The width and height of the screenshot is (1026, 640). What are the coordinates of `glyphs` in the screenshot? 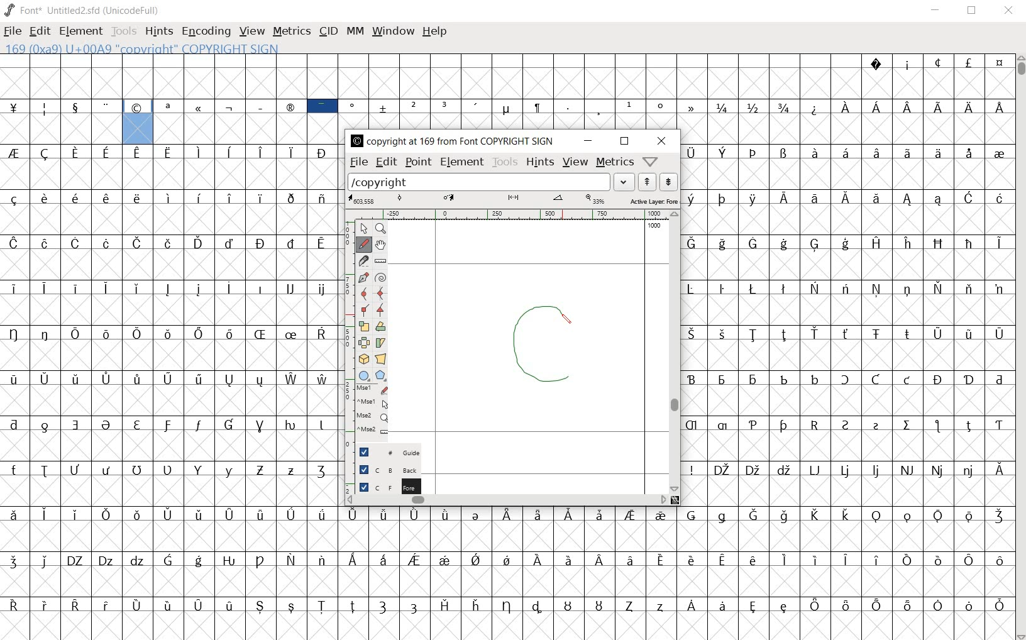 It's located at (168, 392).